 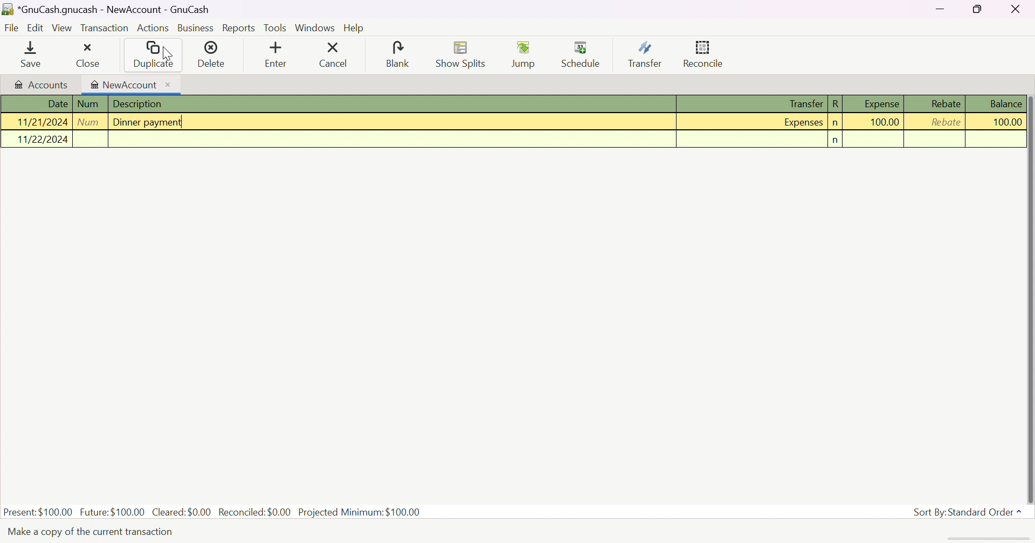 I want to click on Dinner payment, so click(x=148, y=121).